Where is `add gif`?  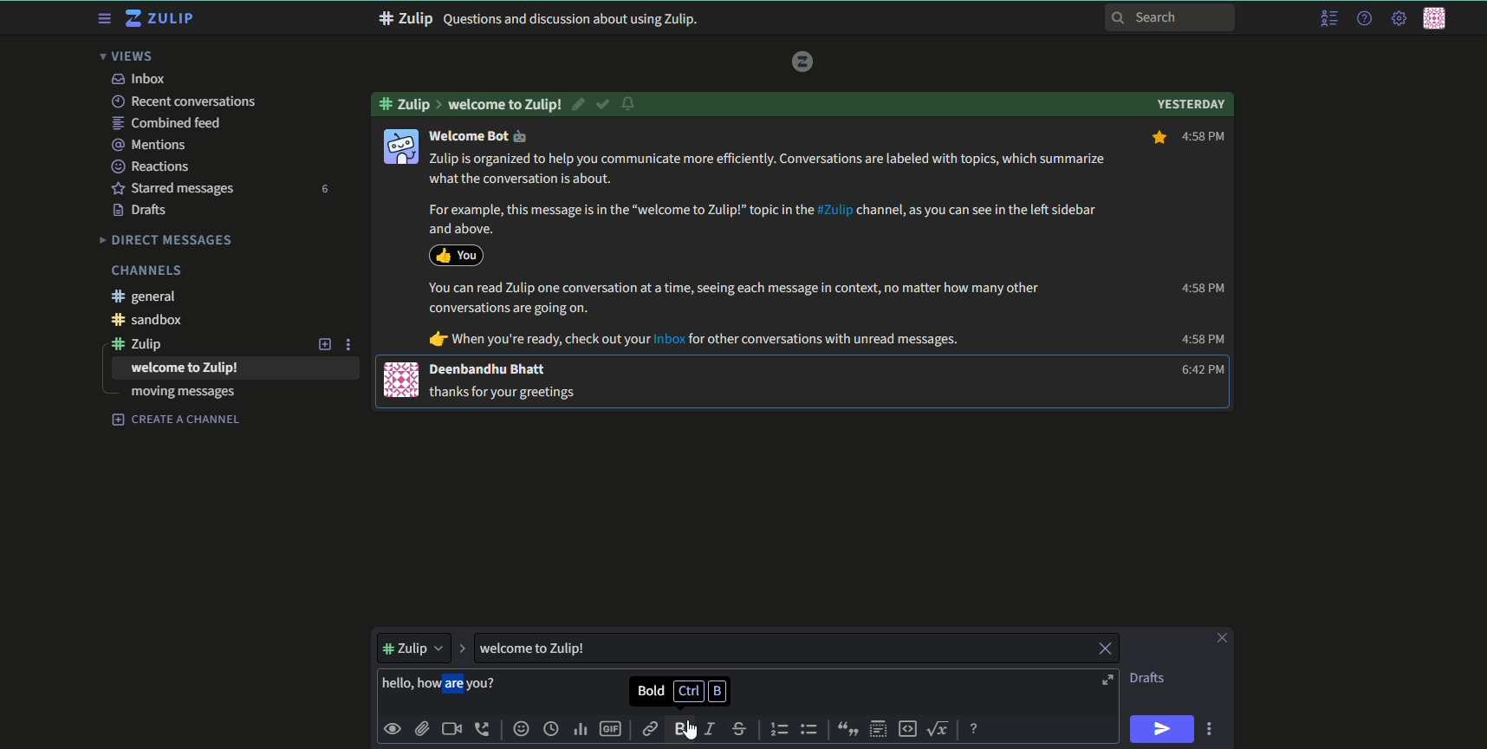
add gif is located at coordinates (613, 731).